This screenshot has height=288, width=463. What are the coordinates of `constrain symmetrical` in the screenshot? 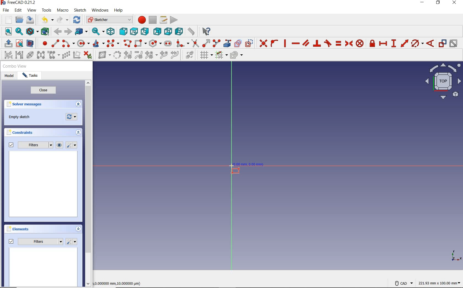 It's located at (349, 43).